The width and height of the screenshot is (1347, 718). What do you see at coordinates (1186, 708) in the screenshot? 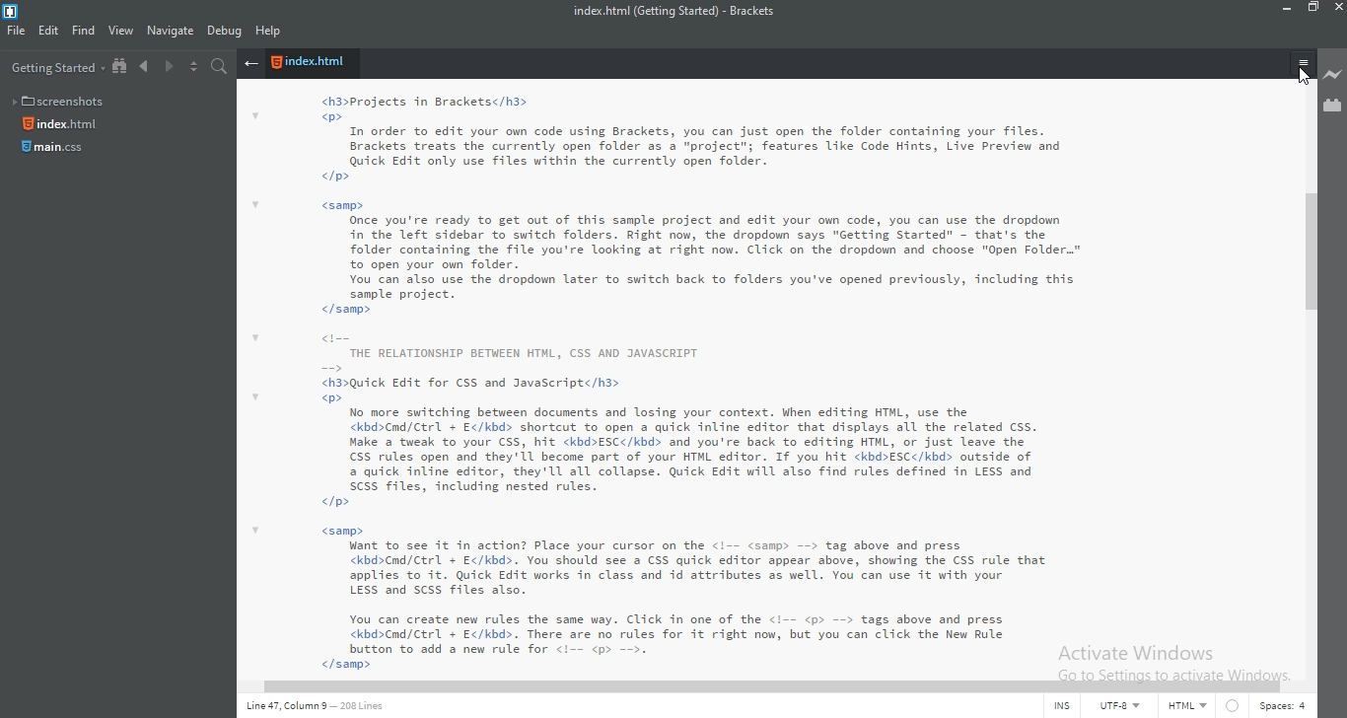
I see `HTML` at bounding box center [1186, 708].